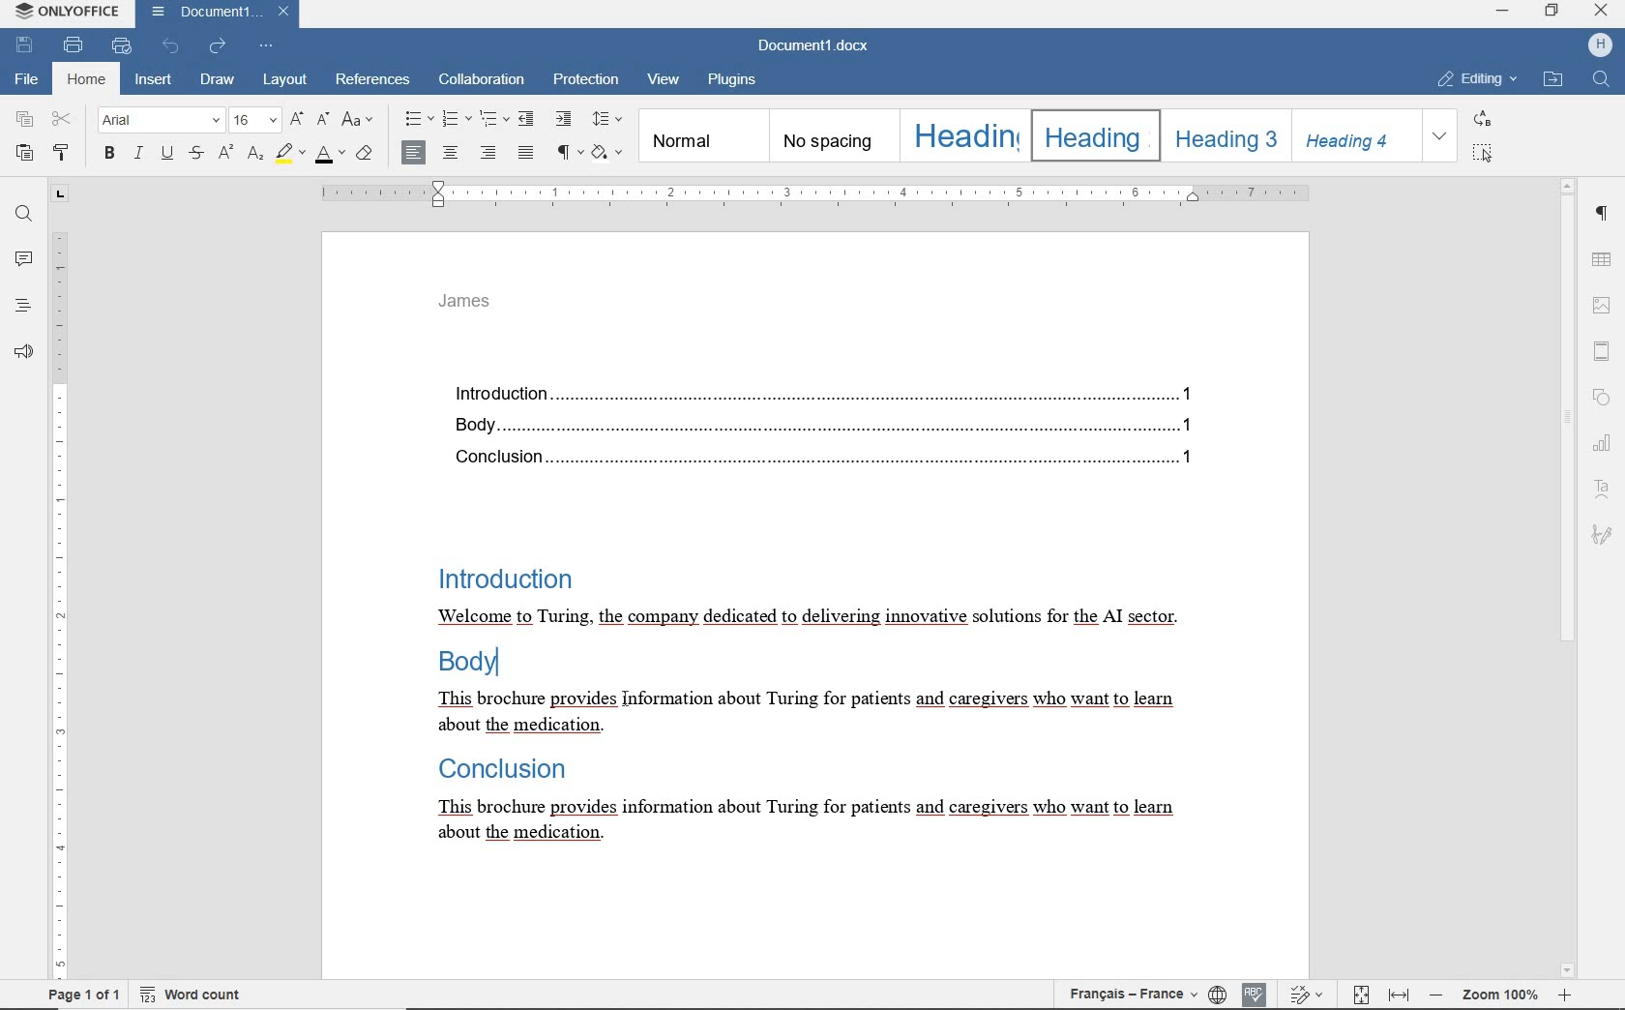  Describe the element at coordinates (502, 576) in the screenshot. I see `Introduction` at that location.